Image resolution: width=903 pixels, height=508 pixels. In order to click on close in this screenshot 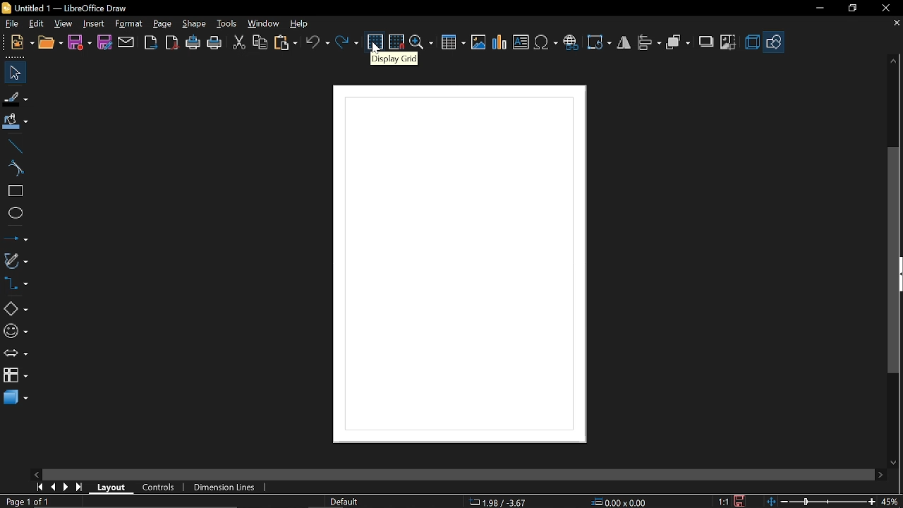, I will do `click(885, 9)`.